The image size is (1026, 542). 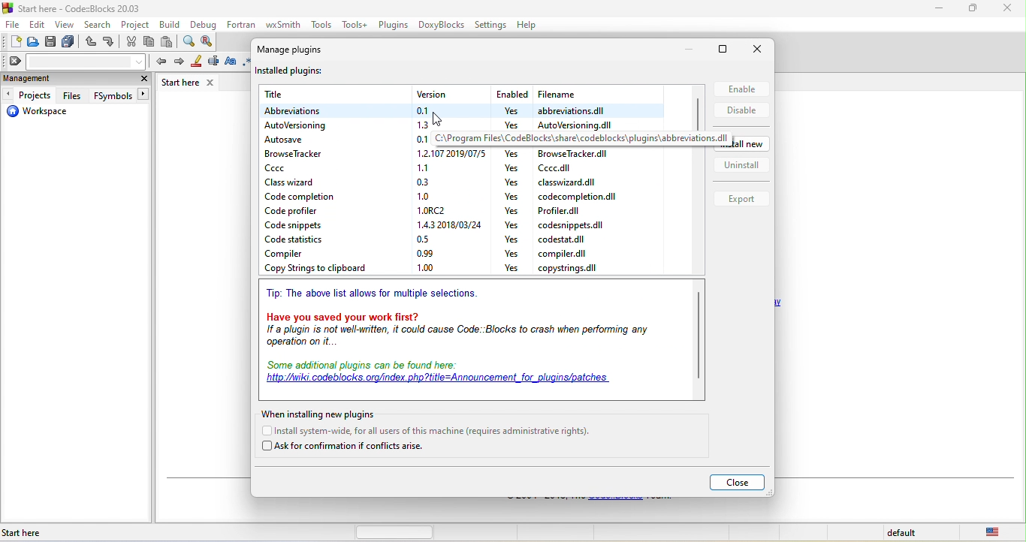 What do you see at coordinates (581, 125) in the screenshot?
I see `file` at bounding box center [581, 125].